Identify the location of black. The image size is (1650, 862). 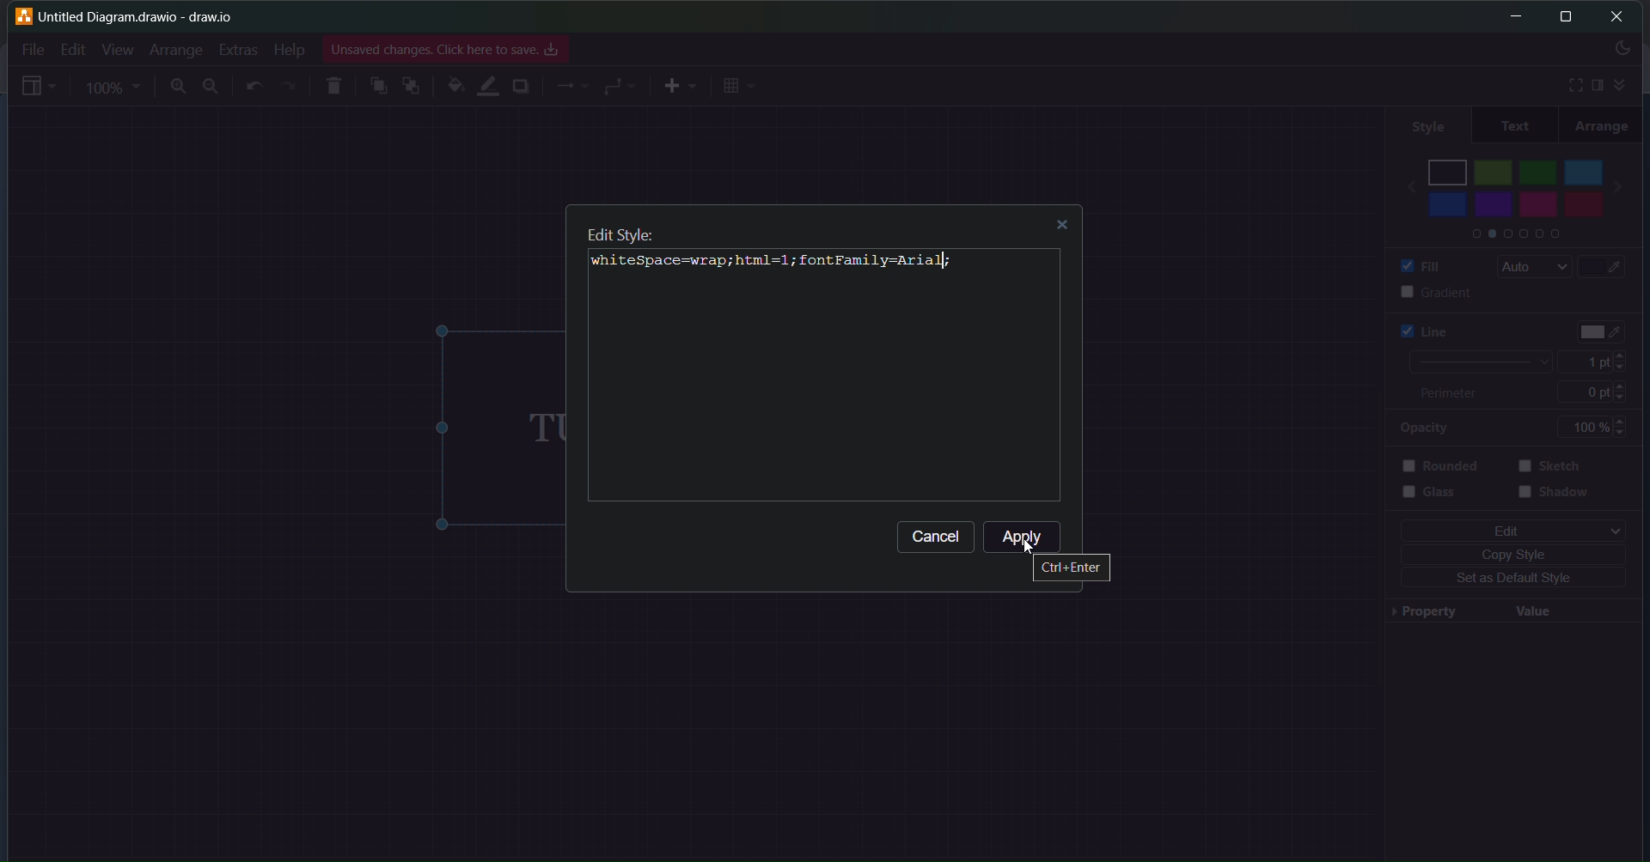
(1448, 169).